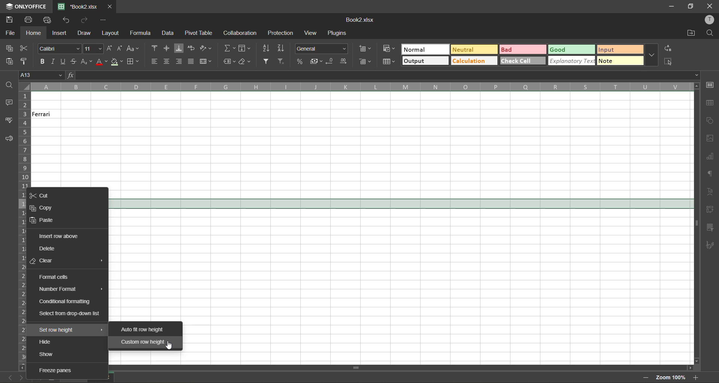 The height and width of the screenshot is (383, 719). What do you see at coordinates (70, 331) in the screenshot?
I see `set row height` at bounding box center [70, 331].